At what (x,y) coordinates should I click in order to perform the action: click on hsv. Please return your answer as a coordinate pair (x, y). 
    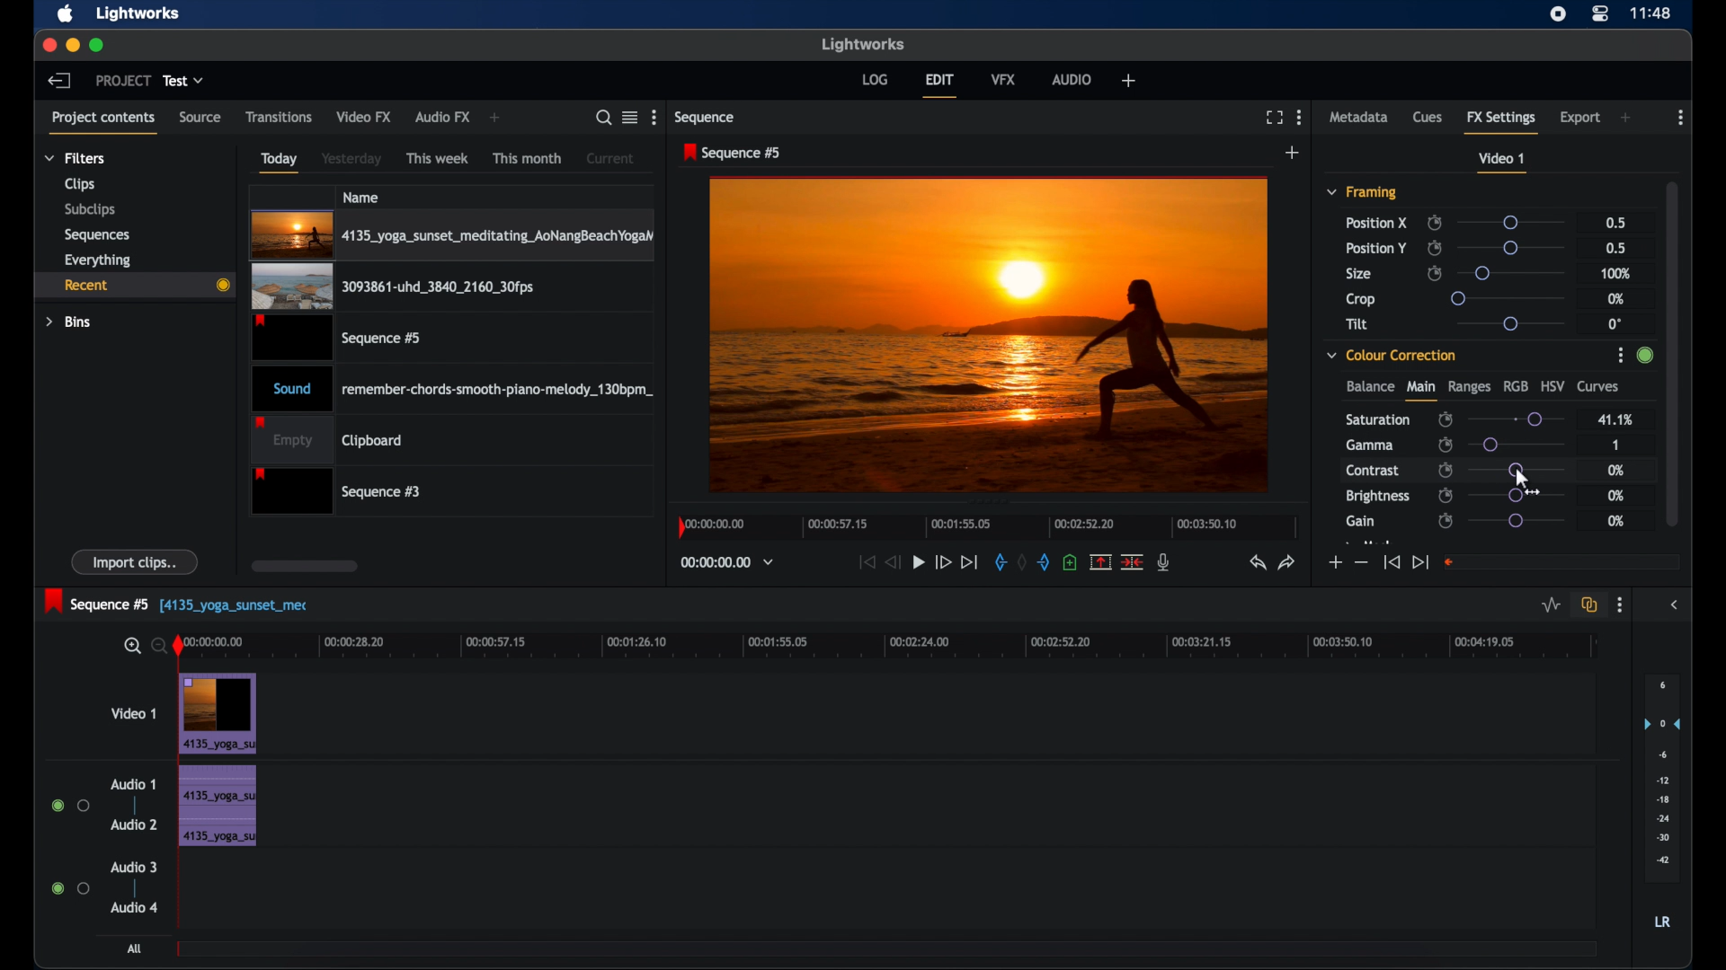
    Looking at the image, I should click on (1553, 385).